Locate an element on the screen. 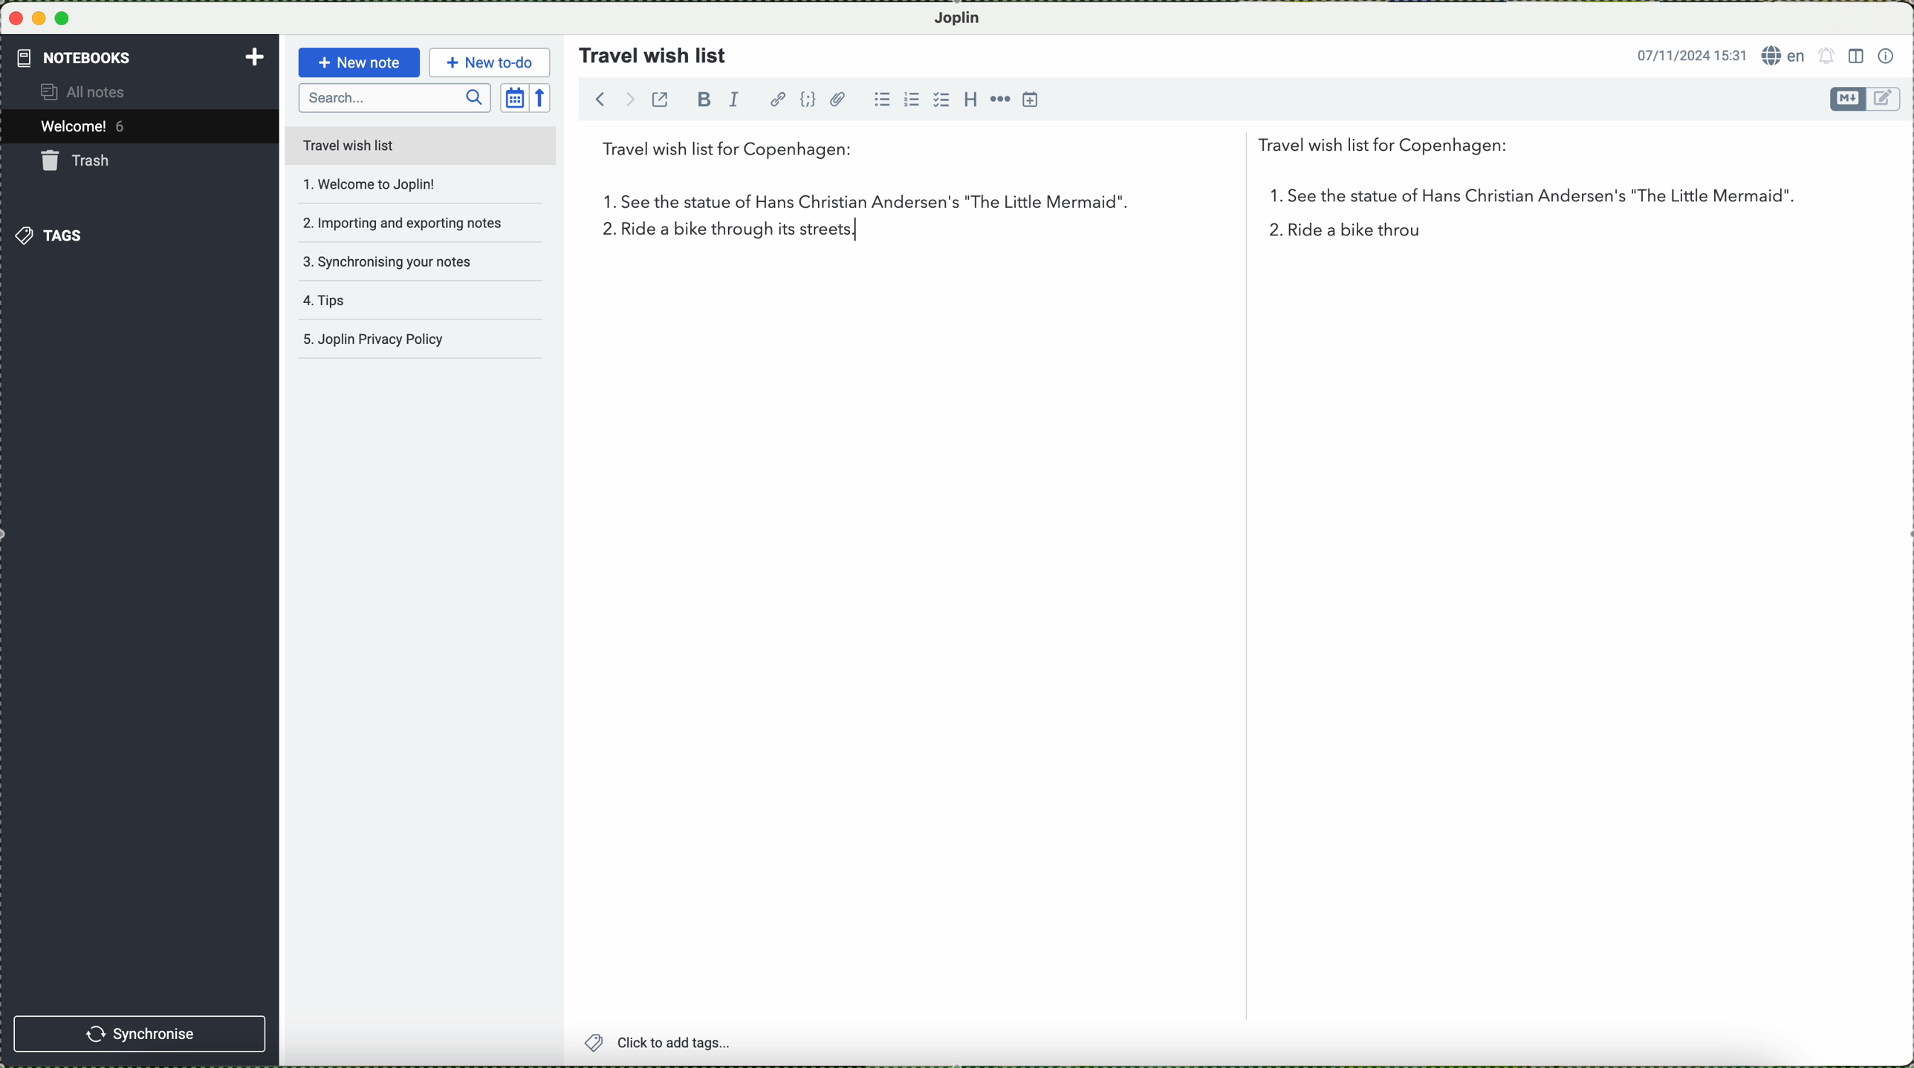 The width and height of the screenshot is (1914, 1068). tags is located at coordinates (51, 235).